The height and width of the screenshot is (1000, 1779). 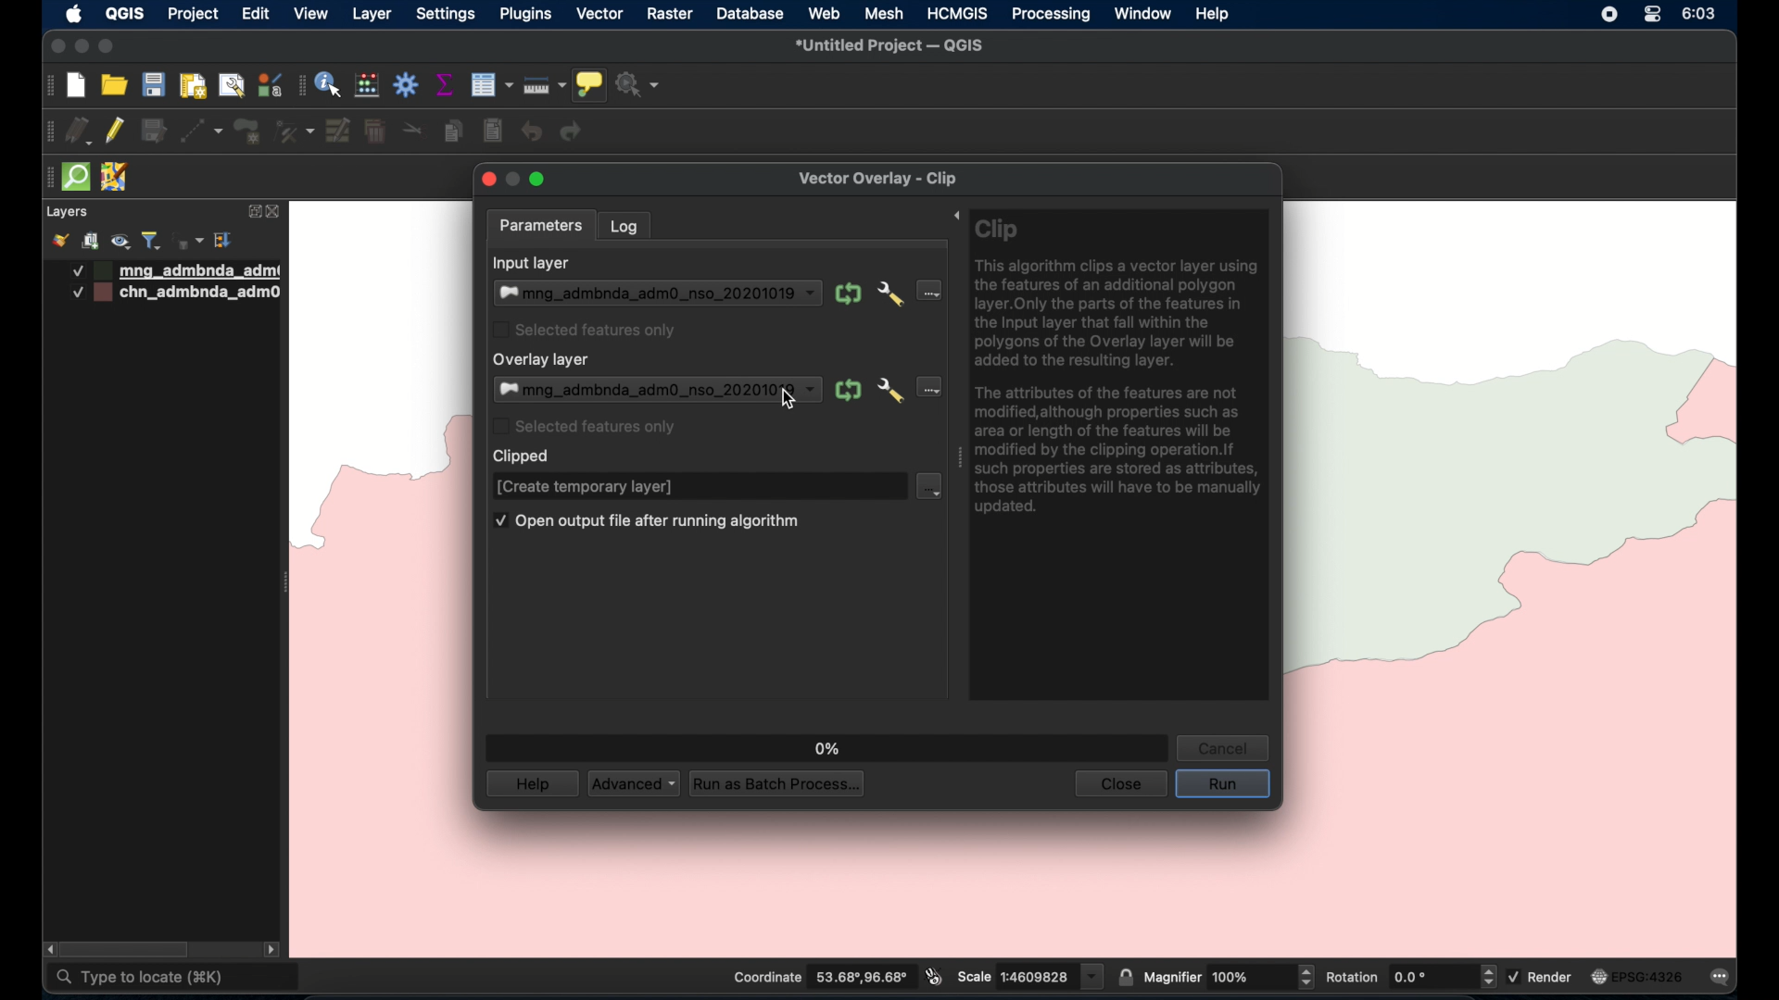 What do you see at coordinates (177, 271) in the screenshot?
I see `layer 1` at bounding box center [177, 271].